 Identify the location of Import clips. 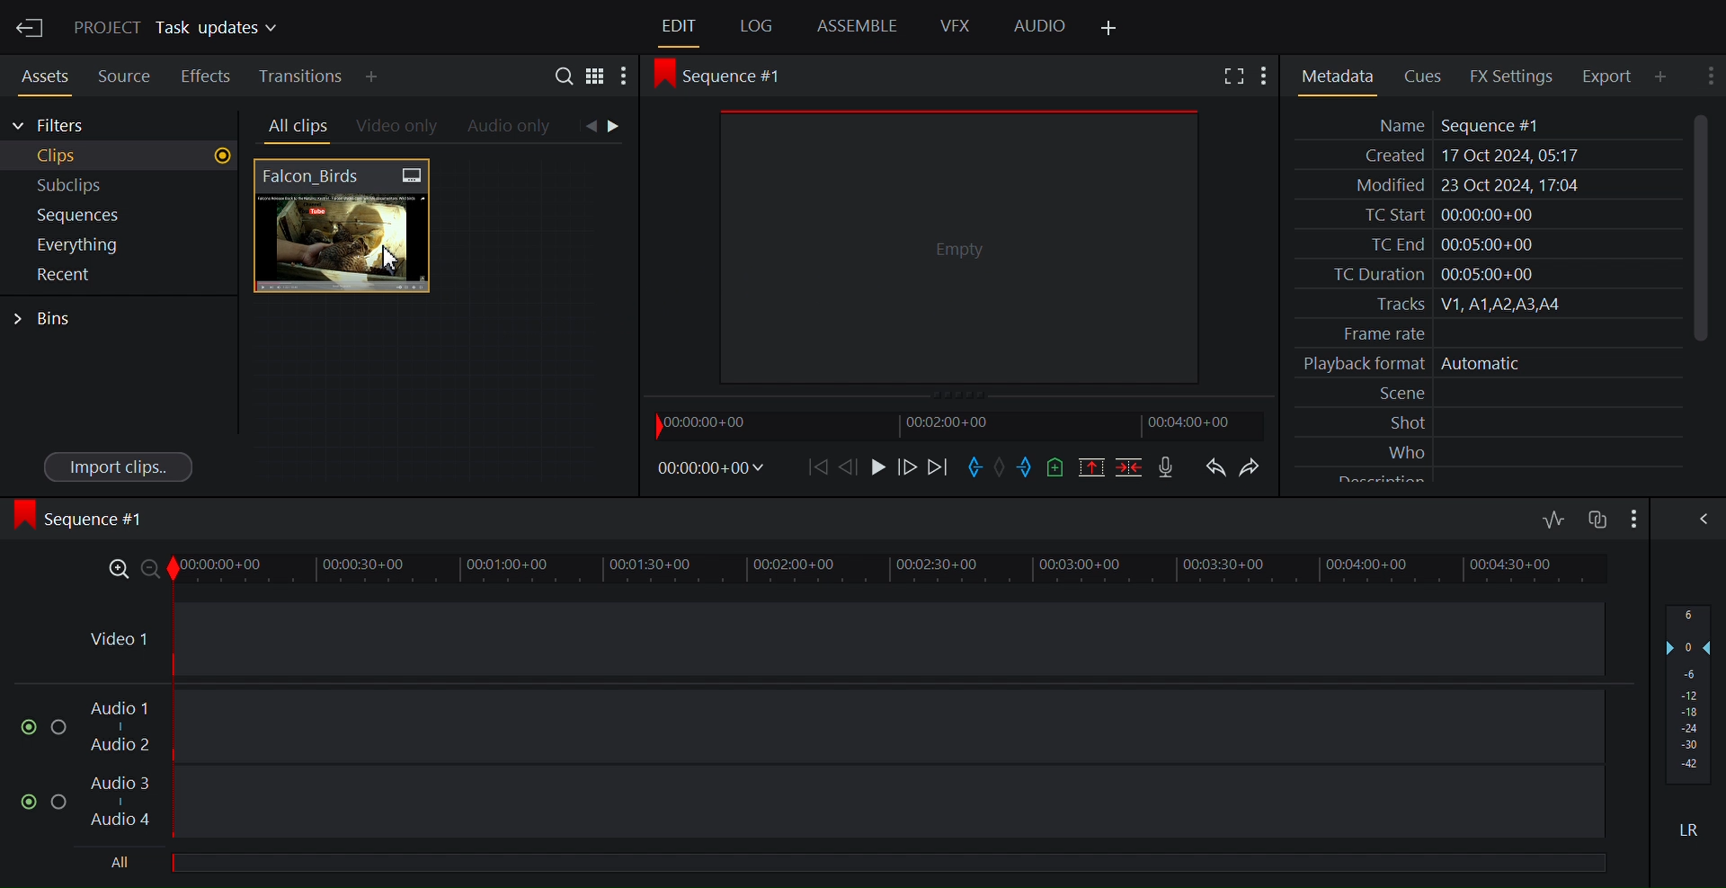
(120, 466).